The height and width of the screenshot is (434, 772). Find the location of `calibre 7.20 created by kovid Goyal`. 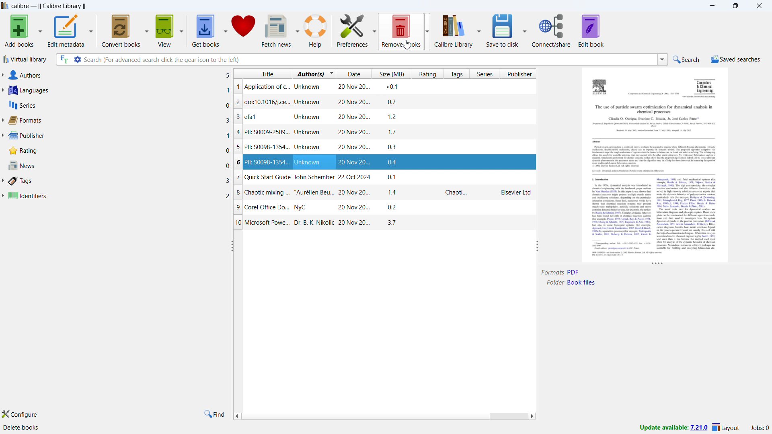

calibre 7.20 created by kovid Goyal is located at coordinates (49, 429).